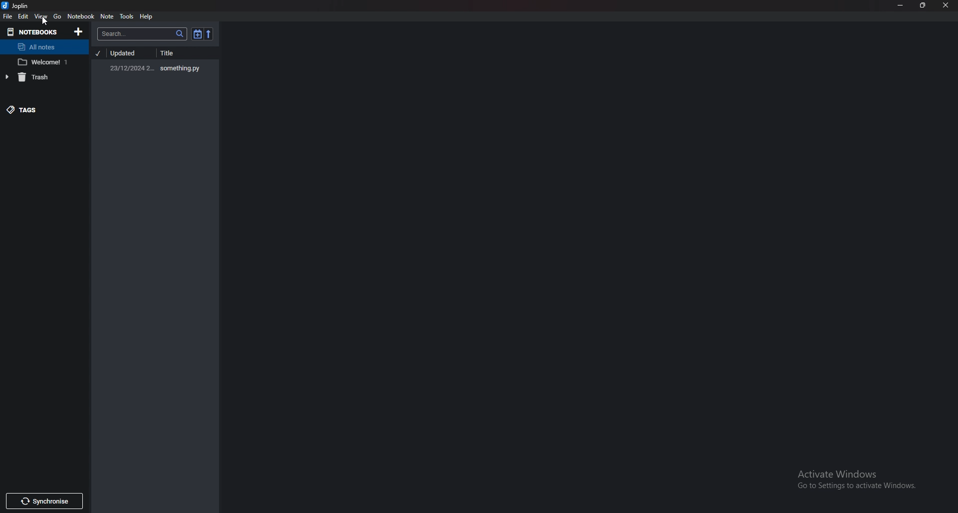  I want to click on check, so click(99, 53).